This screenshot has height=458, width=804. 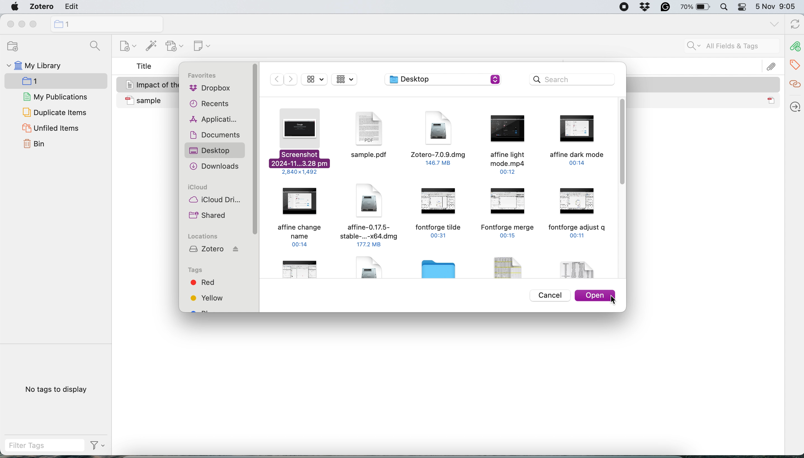 What do you see at coordinates (573, 81) in the screenshot?
I see `search` at bounding box center [573, 81].